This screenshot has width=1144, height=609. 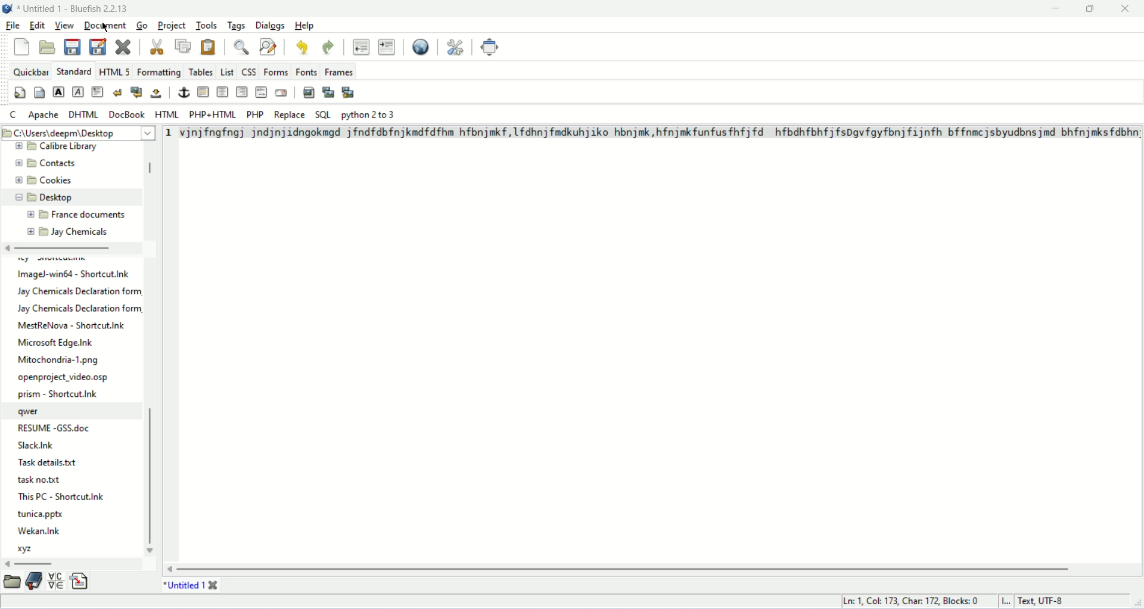 I want to click on openproject_video.osp, so click(x=65, y=378).